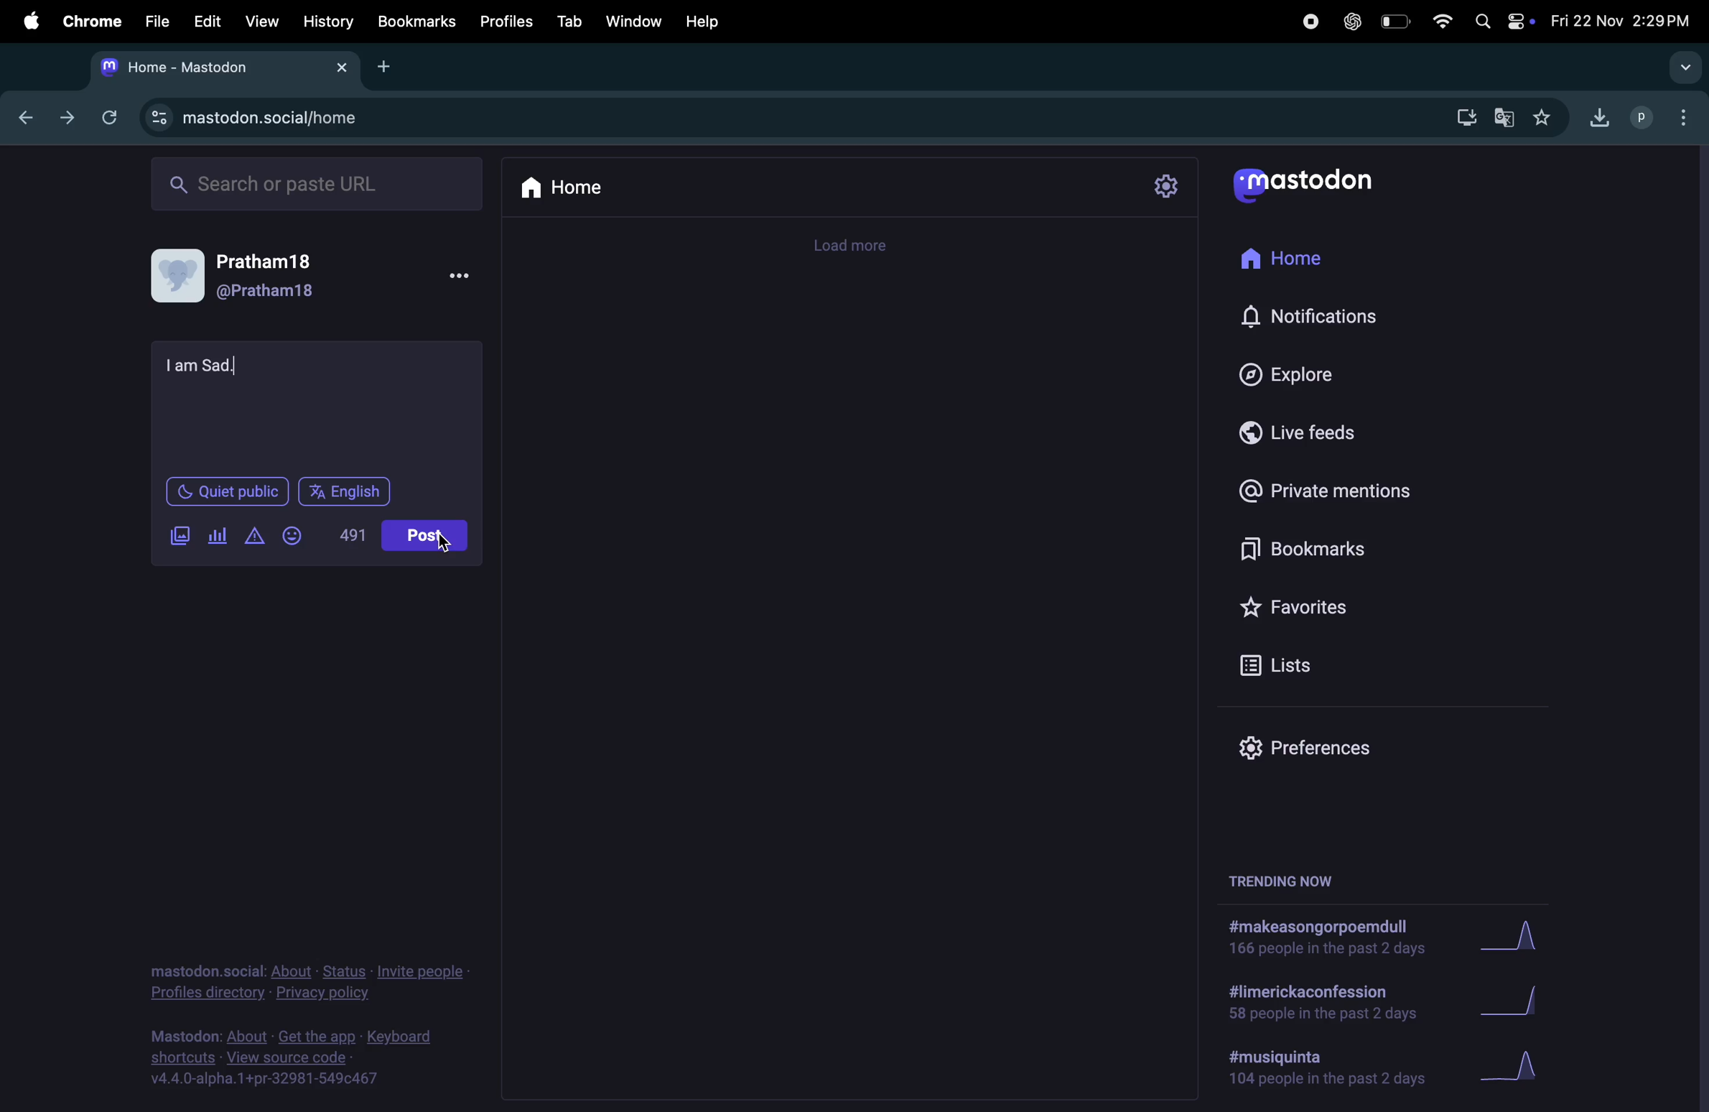 Image resolution: width=1709 pixels, height=1112 pixels. What do you see at coordinates (1305, 256) in the screenshot?
I see `home` at bounding box center [1305, 256].